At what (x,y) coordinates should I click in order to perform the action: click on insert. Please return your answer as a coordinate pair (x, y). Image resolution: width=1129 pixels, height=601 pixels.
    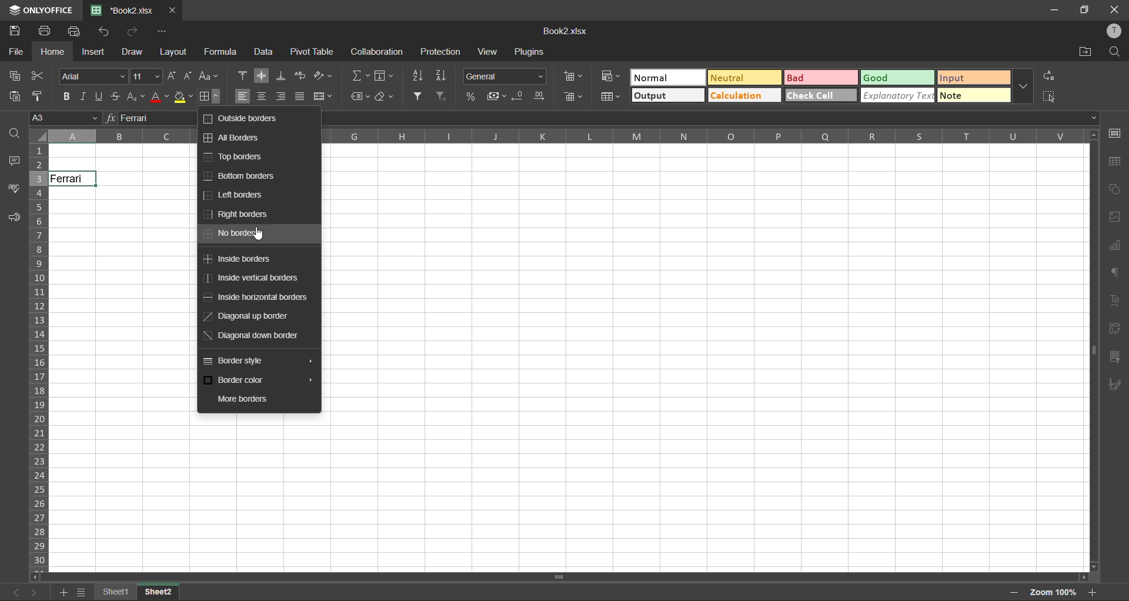
    Looking at the image, I should click on (93, 52).